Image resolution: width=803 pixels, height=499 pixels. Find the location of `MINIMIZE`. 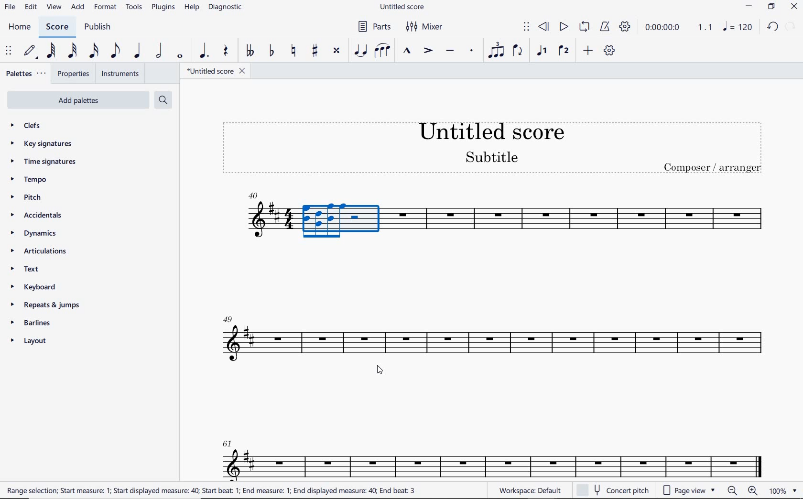

MINIMIZE is located at coordinates (749, 8).